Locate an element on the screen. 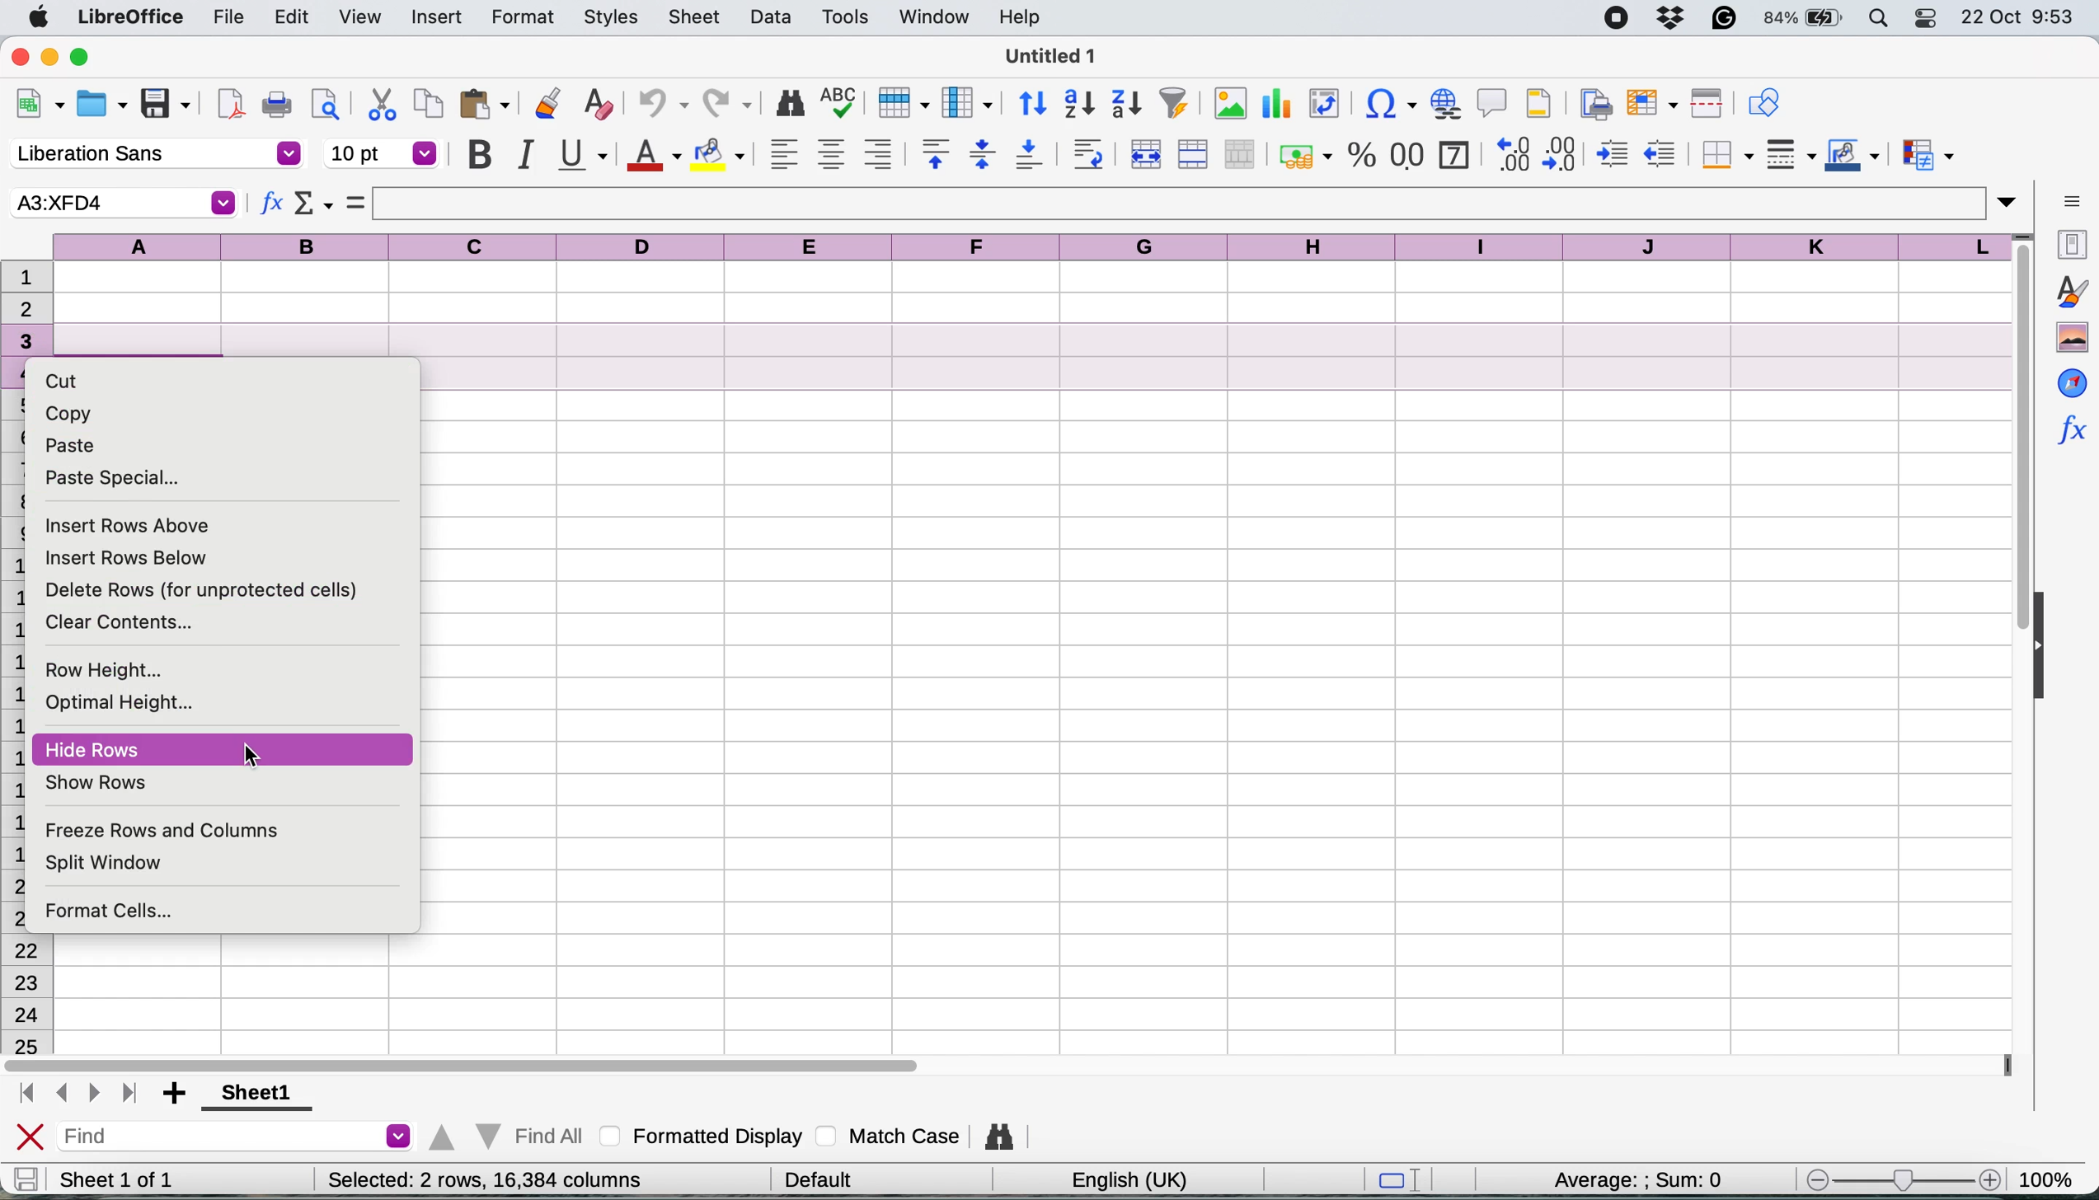 This screenshot has height=1200, width=2099. column is located at coordinates (967, 101).